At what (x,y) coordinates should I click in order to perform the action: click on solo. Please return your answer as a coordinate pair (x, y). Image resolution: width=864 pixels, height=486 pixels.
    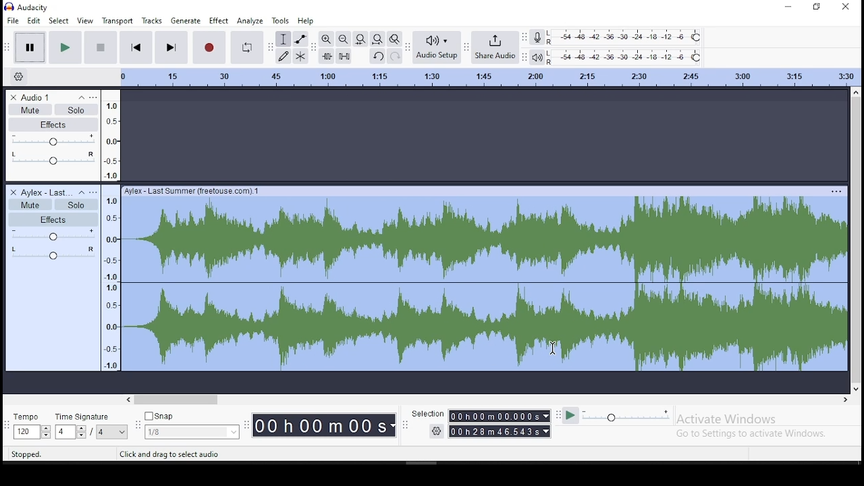
    Looking at the image, I should click on (78, 110).